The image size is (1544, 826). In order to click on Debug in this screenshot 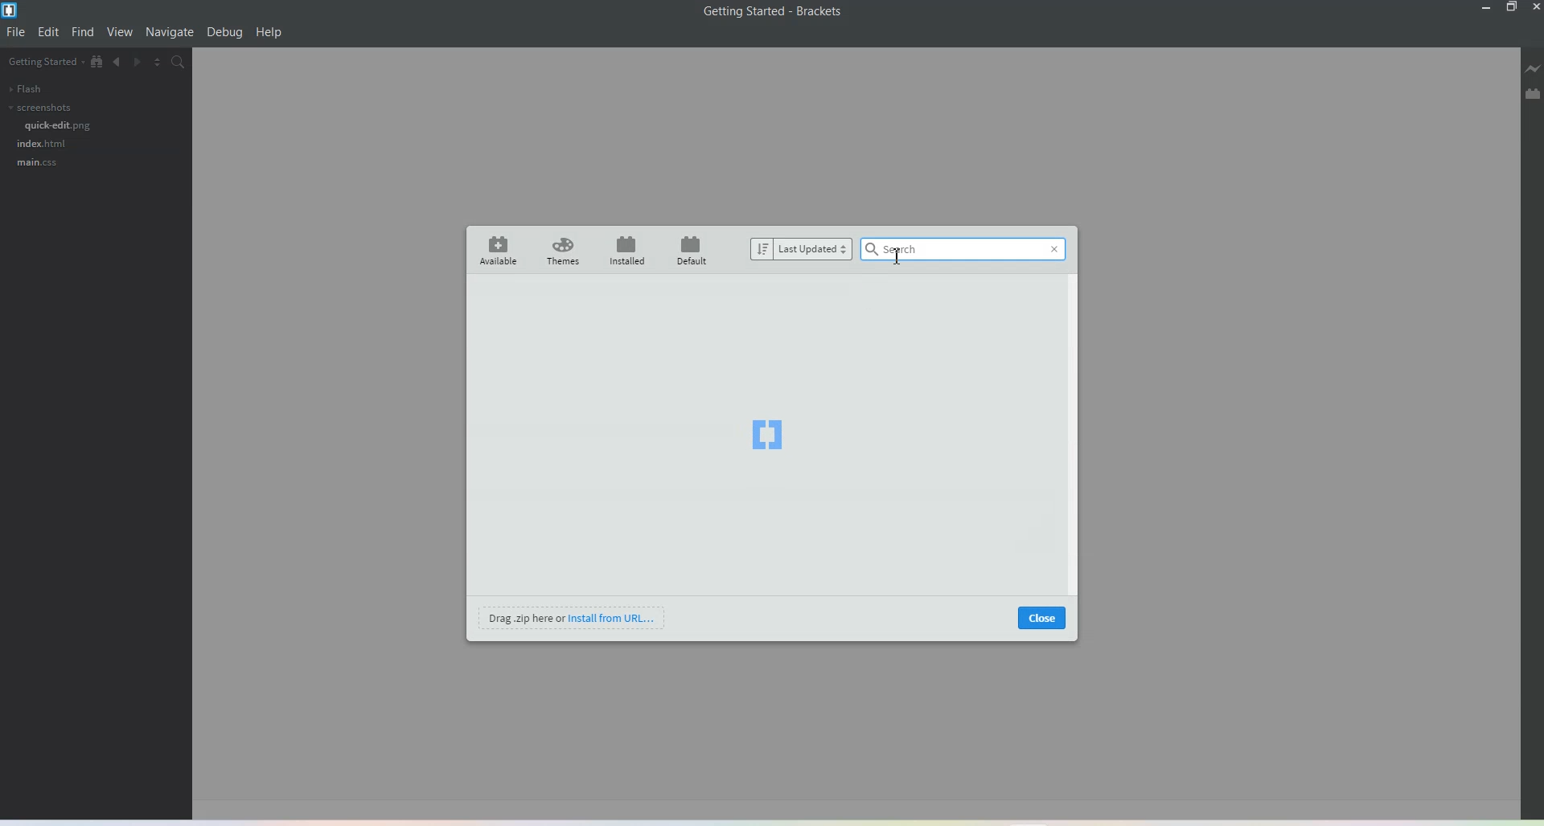, I will do `click(224, 33)`.